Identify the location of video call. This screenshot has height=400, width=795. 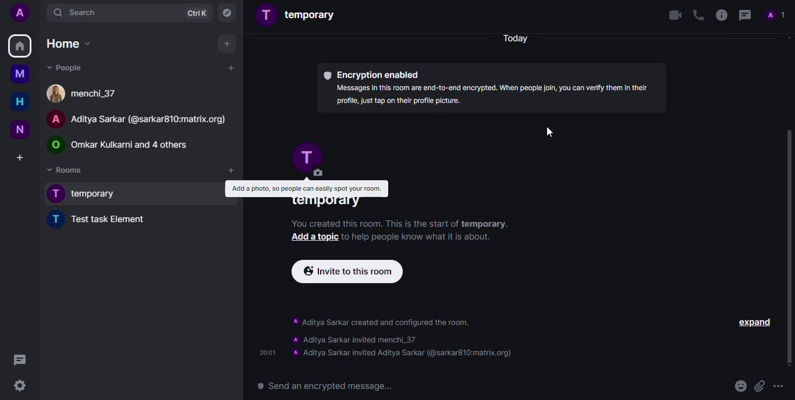
(669, 16).